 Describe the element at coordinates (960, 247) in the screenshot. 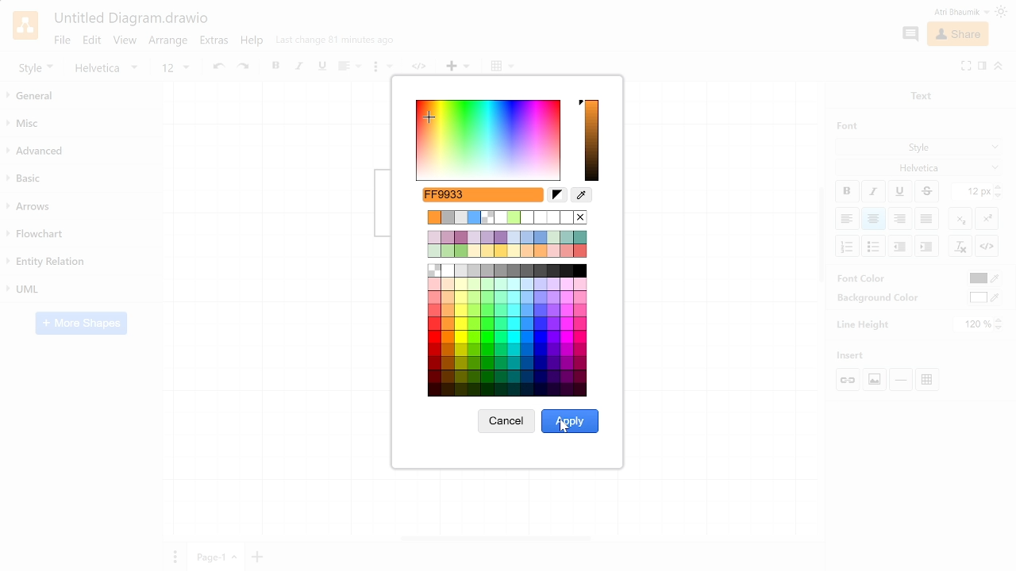

I see `CLear formatting` at that location.